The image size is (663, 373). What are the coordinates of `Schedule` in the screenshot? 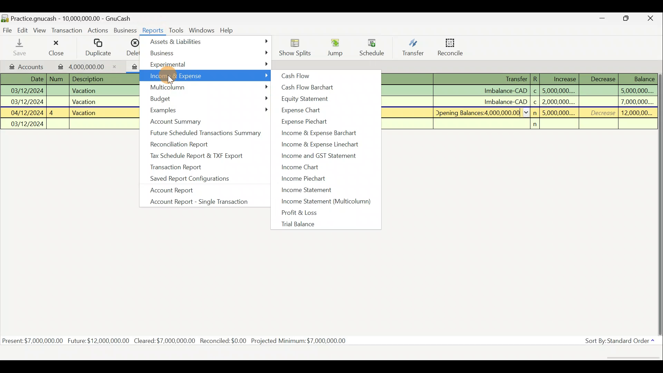 It's located at (373, 45).